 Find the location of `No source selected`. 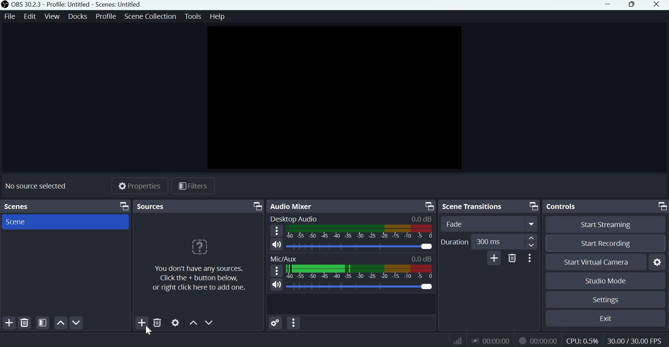

No source selected is located at coordinates (39, 187).